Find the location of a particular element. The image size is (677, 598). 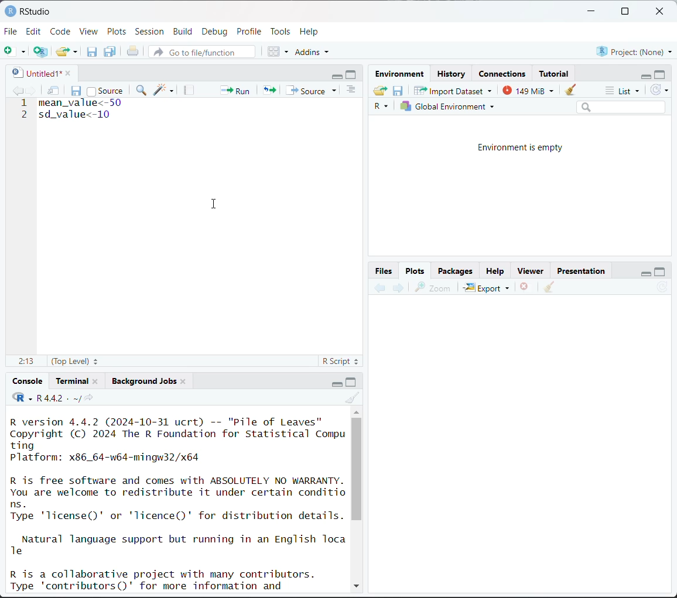

open an existing file is located at coordinates (63, 50).